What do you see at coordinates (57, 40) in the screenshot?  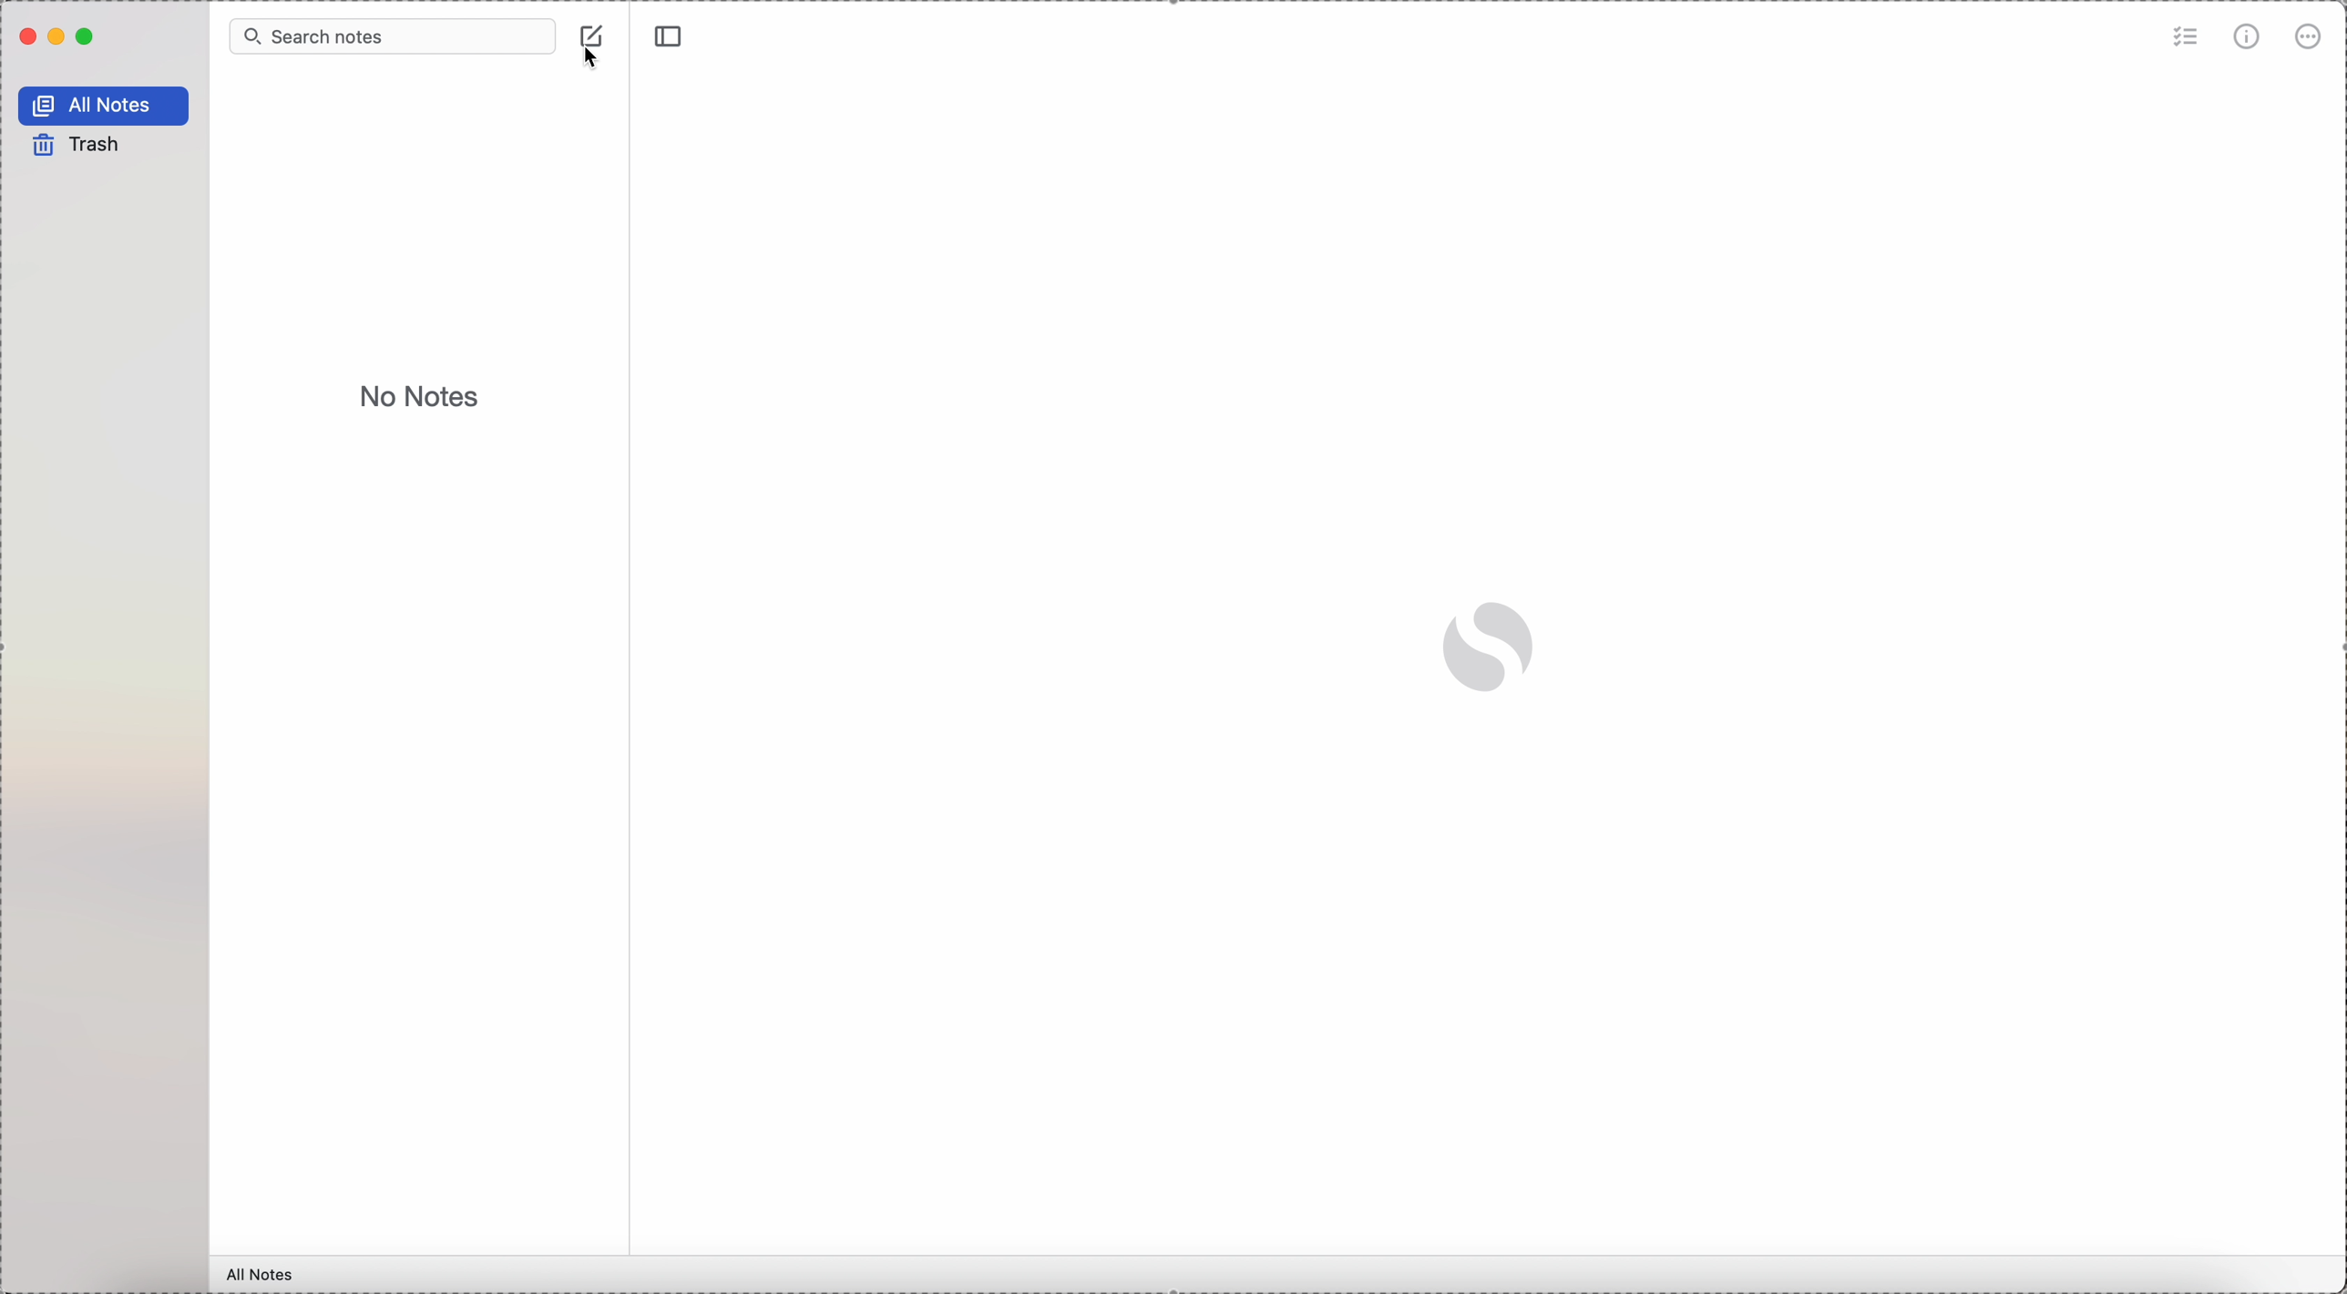 I see `minimize` at bounding box center [57, 40].